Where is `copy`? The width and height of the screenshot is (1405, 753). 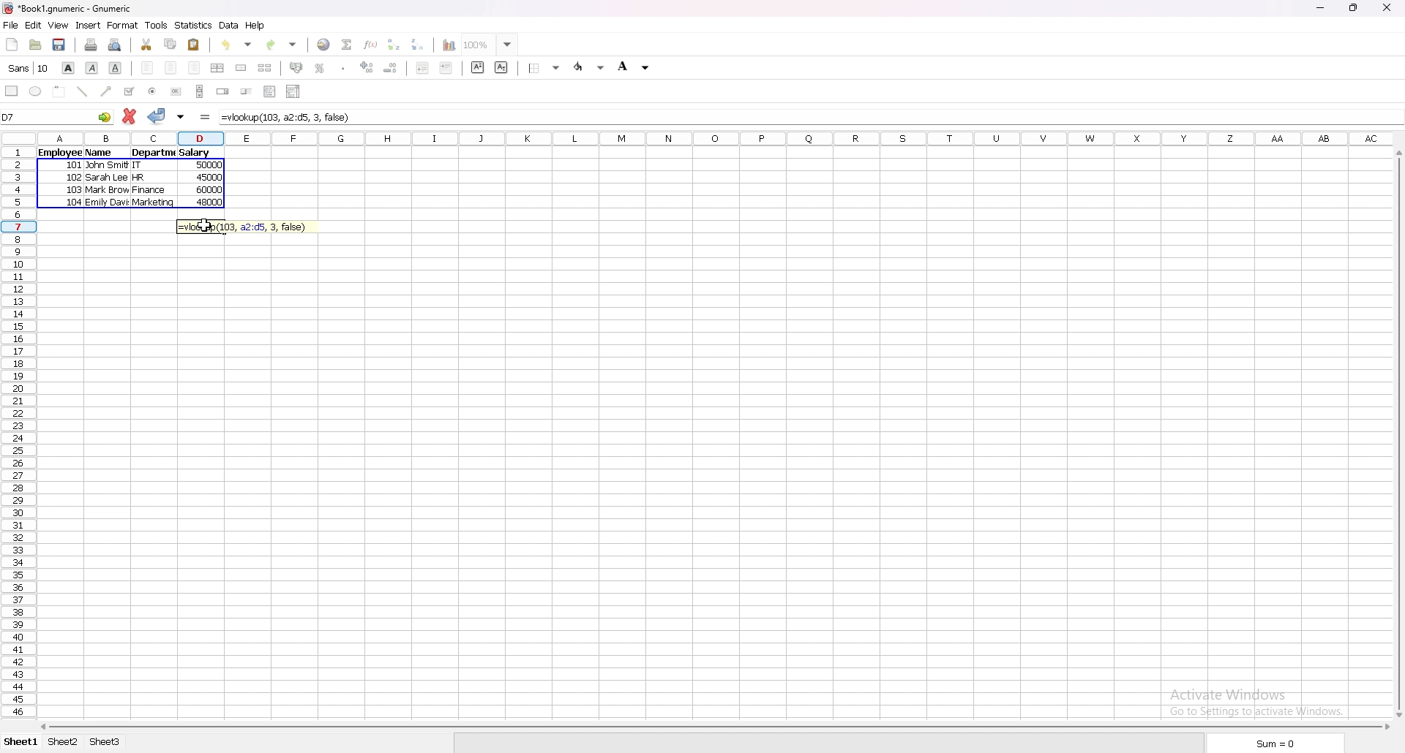
copy is located at coordinates (171, 44).